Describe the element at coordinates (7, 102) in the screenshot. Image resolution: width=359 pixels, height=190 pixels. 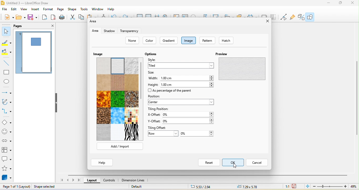
I see `curve and polygons` at that location.